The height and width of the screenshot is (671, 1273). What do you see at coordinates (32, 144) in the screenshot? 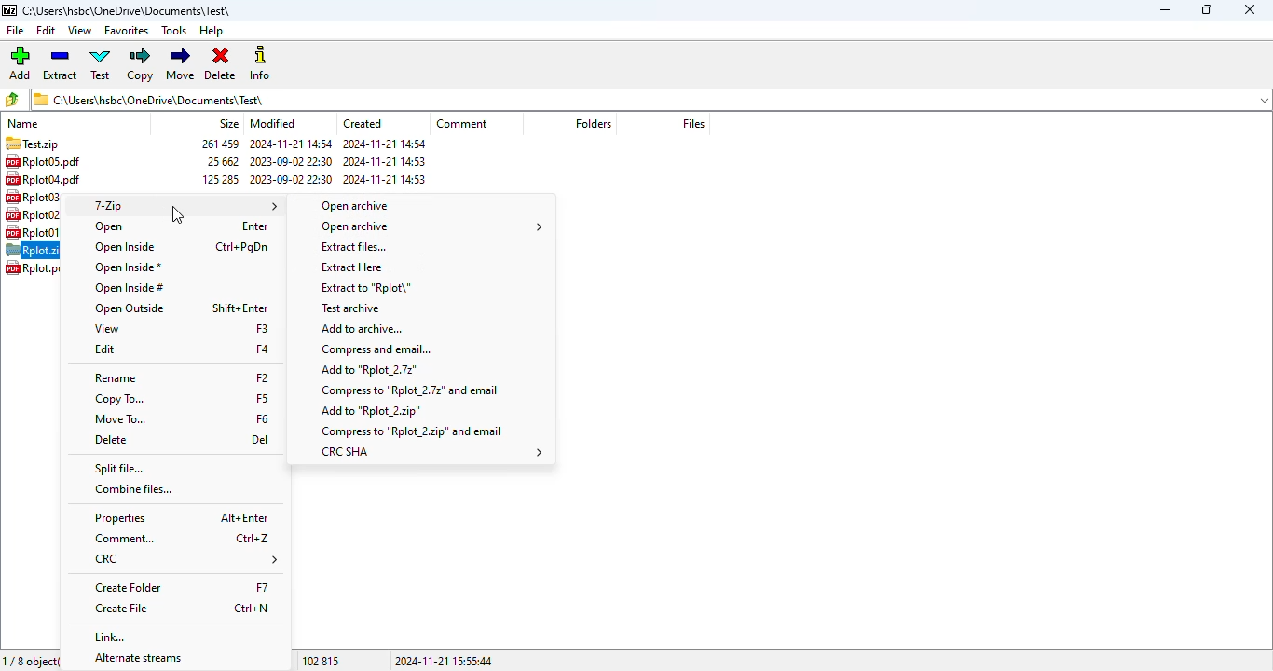
I see `Test.zip` at bounding box center [32, 144].